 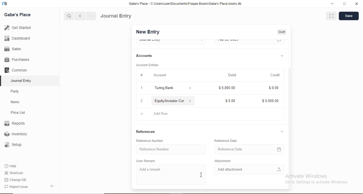 What do you see at coordinates (18, 38) in the screenshot?
I see `Dashboard` at bounding box center [18, 38].